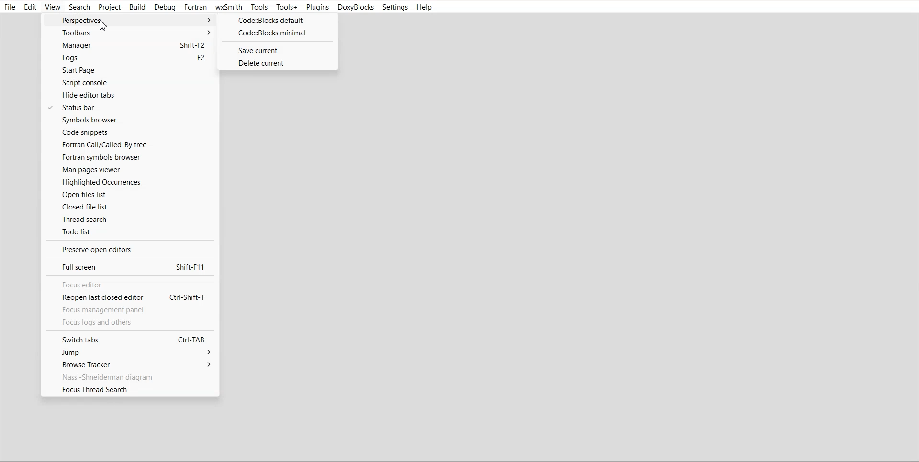 This screenshot has width=919, height=462. Describe the element at coordinates (258, 7) in the screenshot. I see `Tools` at that location.